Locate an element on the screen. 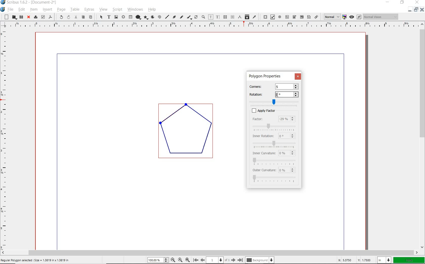 This screenshot has height=264, width=425. edit text with story editor is located at coordinates (218, 17).